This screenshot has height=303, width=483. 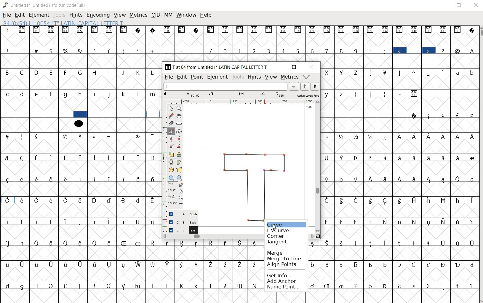 I want to click on :, so click(x=371, y=51).